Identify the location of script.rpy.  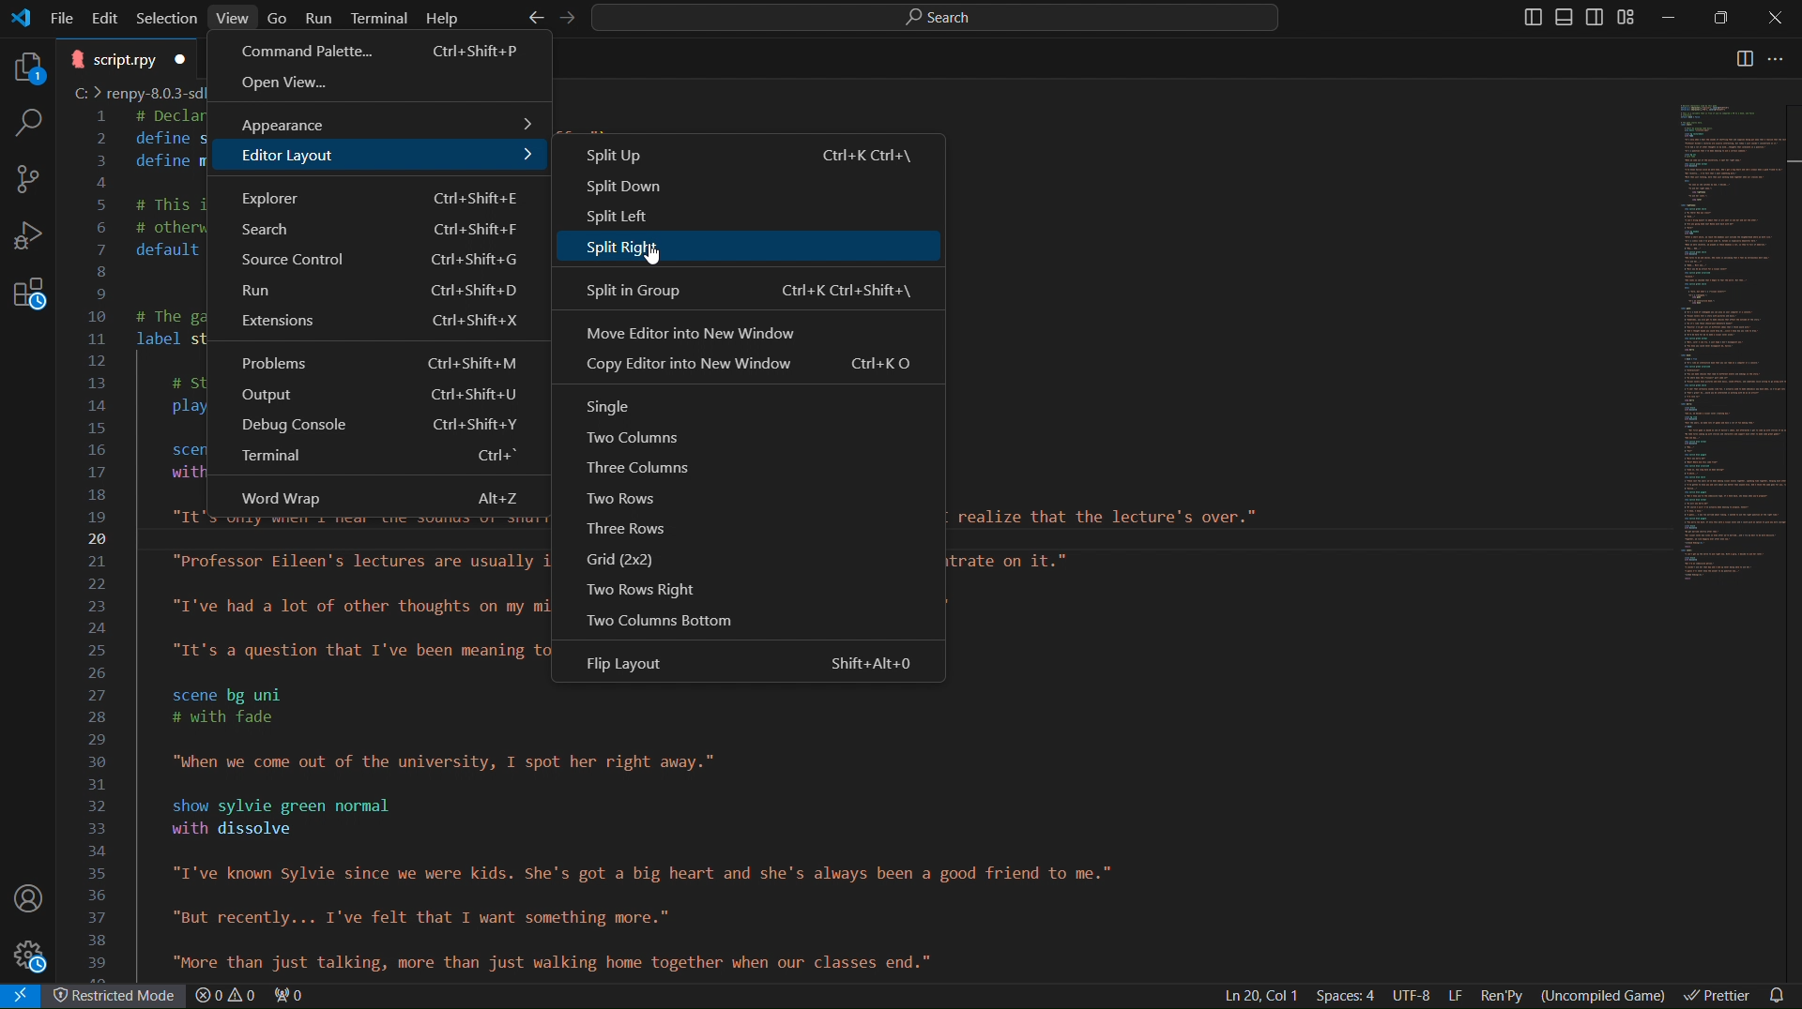
(128, 58).